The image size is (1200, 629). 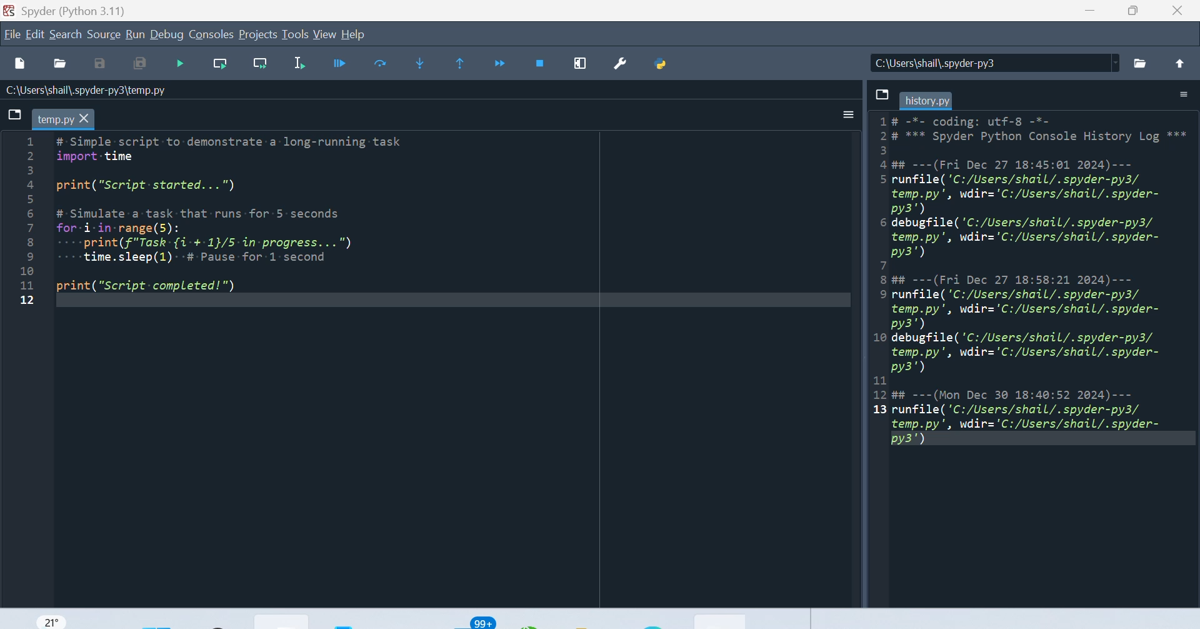 I want to click on upload, so click(x=1180, y=59).